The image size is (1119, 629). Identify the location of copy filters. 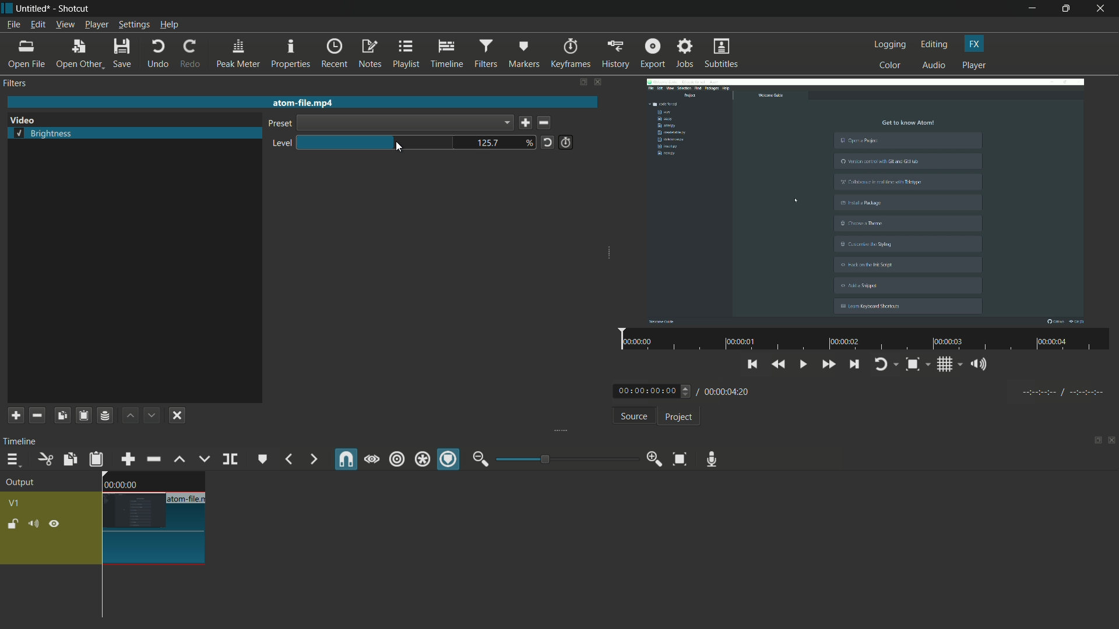
(61, 415).